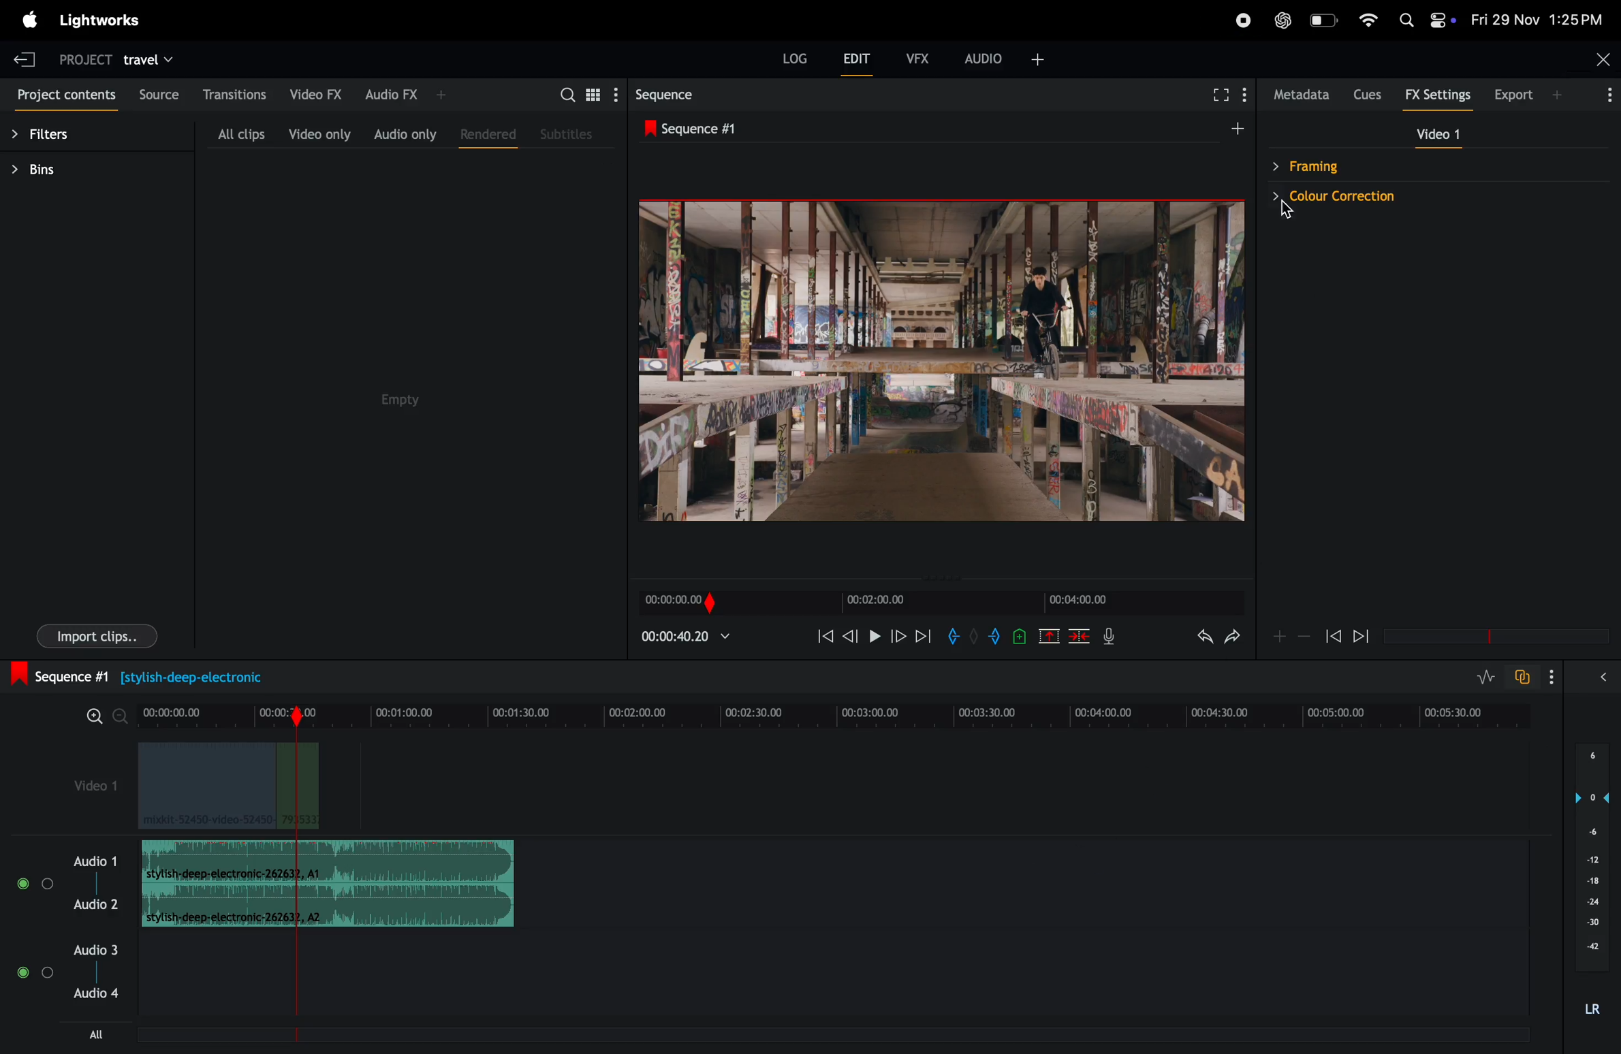  I want to click on nextframe, so click(899, 635).